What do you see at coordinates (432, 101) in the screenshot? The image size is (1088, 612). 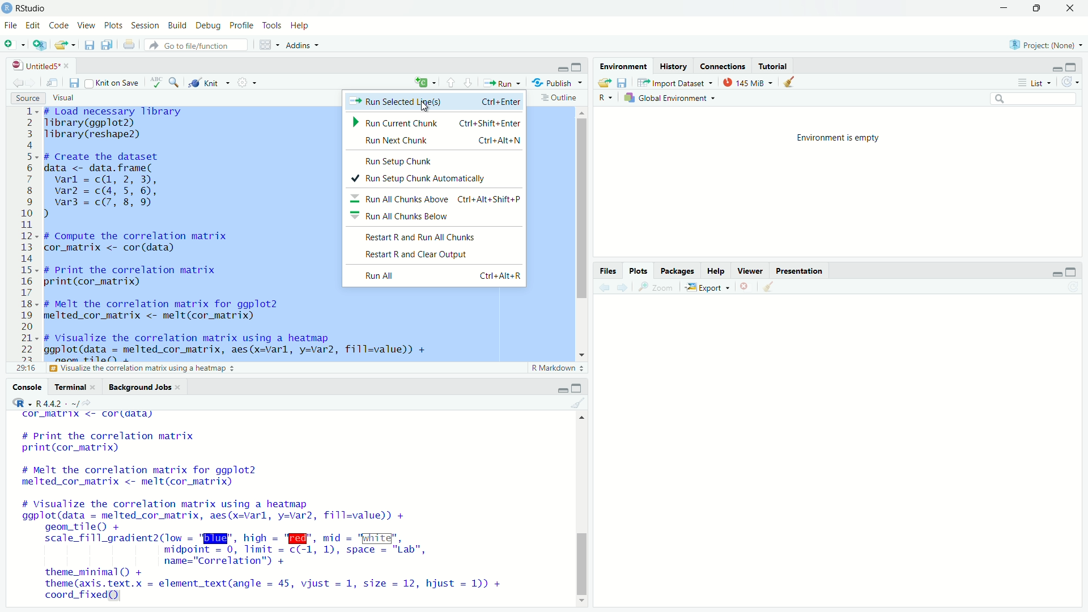 I see `run selected lines` at bounding box center [432, 101].